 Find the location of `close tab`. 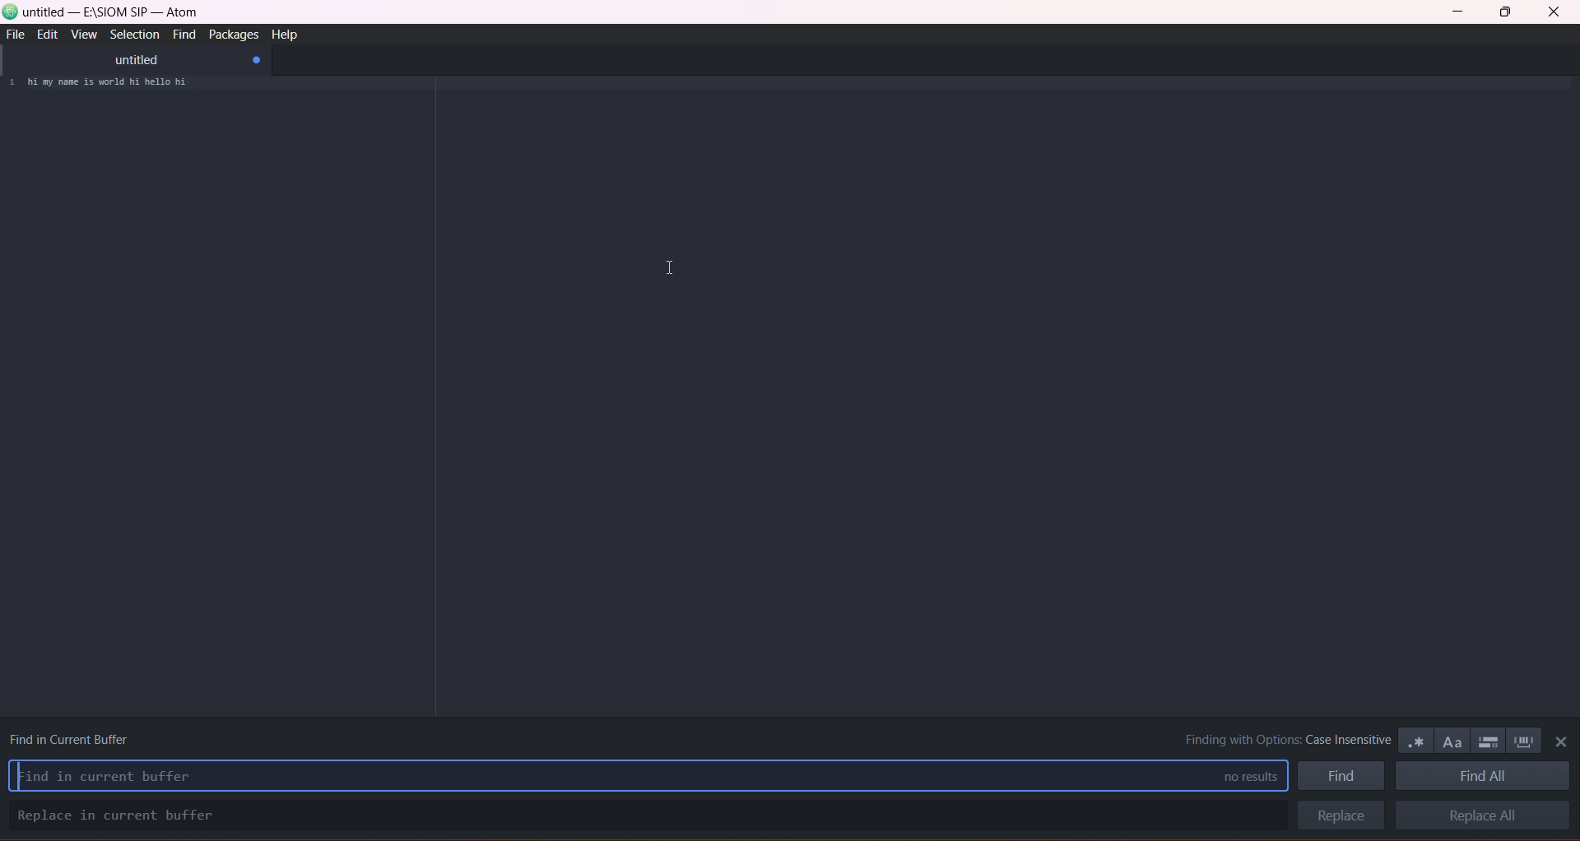

close tab is located at coordinates (258, 61).